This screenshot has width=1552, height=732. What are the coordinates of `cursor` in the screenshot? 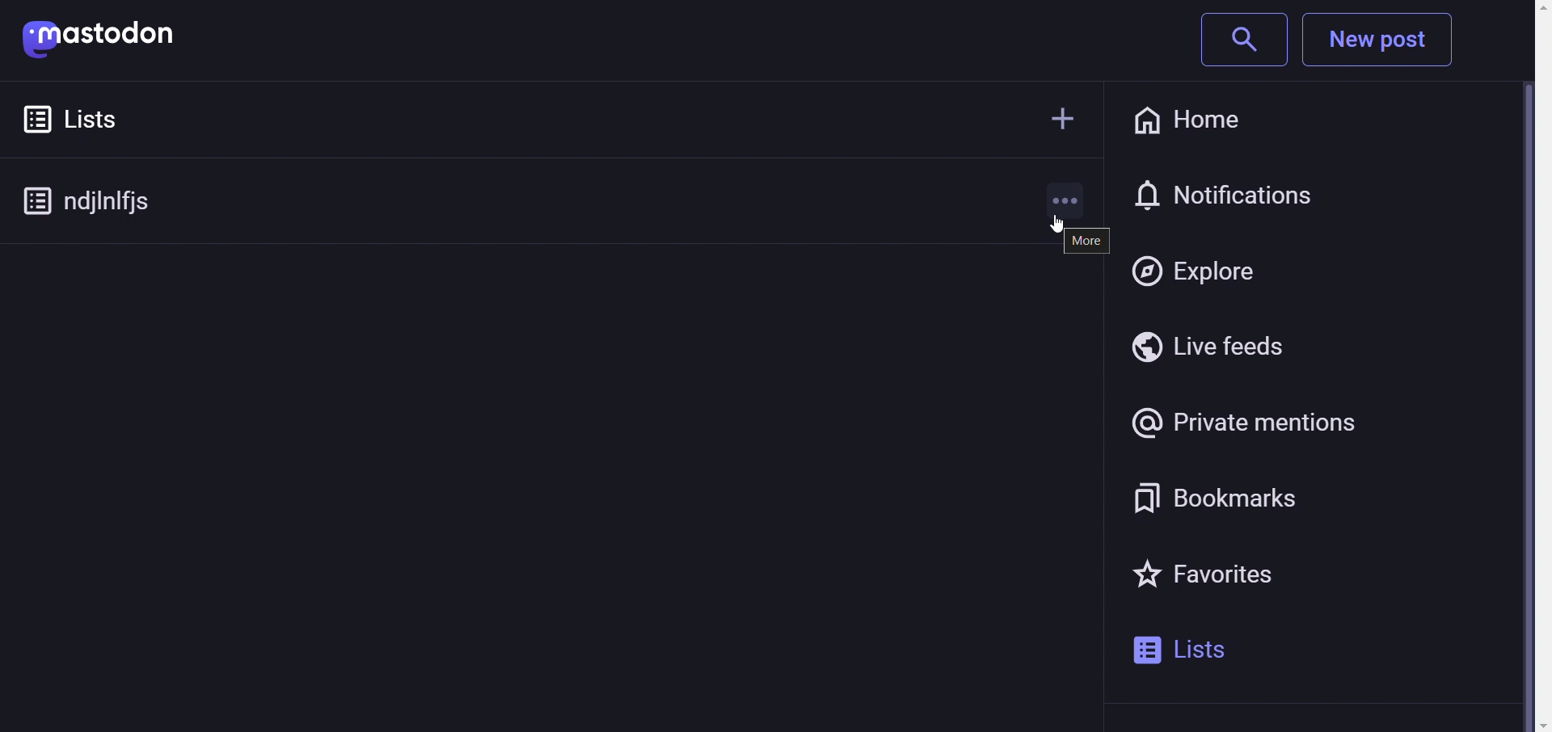 It's located at (1046, 231).